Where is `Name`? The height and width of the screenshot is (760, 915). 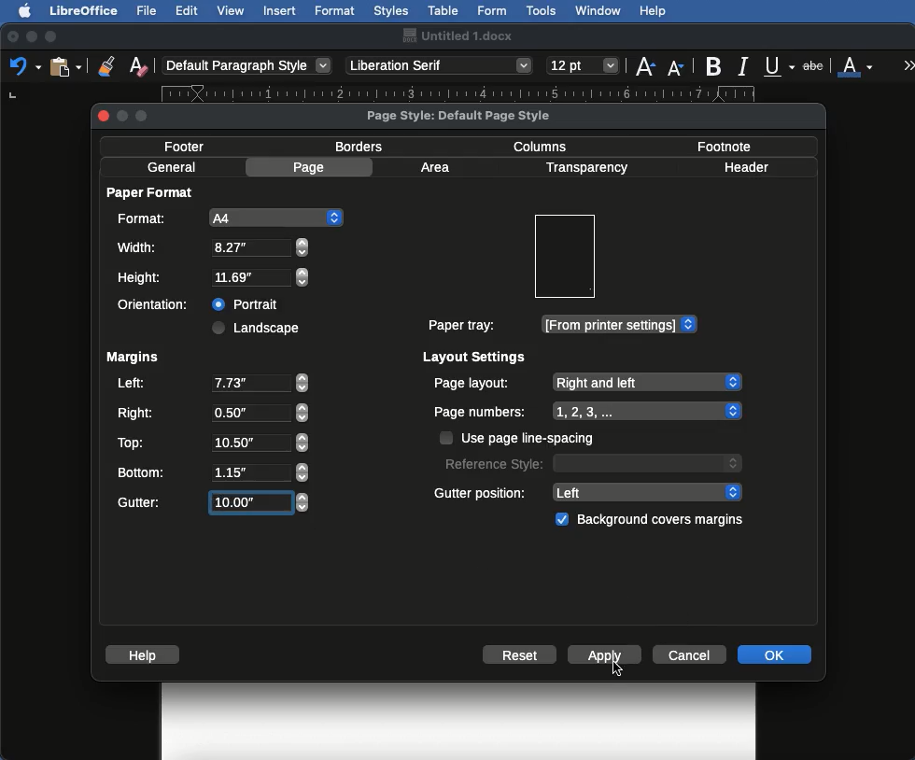 Name is located at coordinates (457, 35).